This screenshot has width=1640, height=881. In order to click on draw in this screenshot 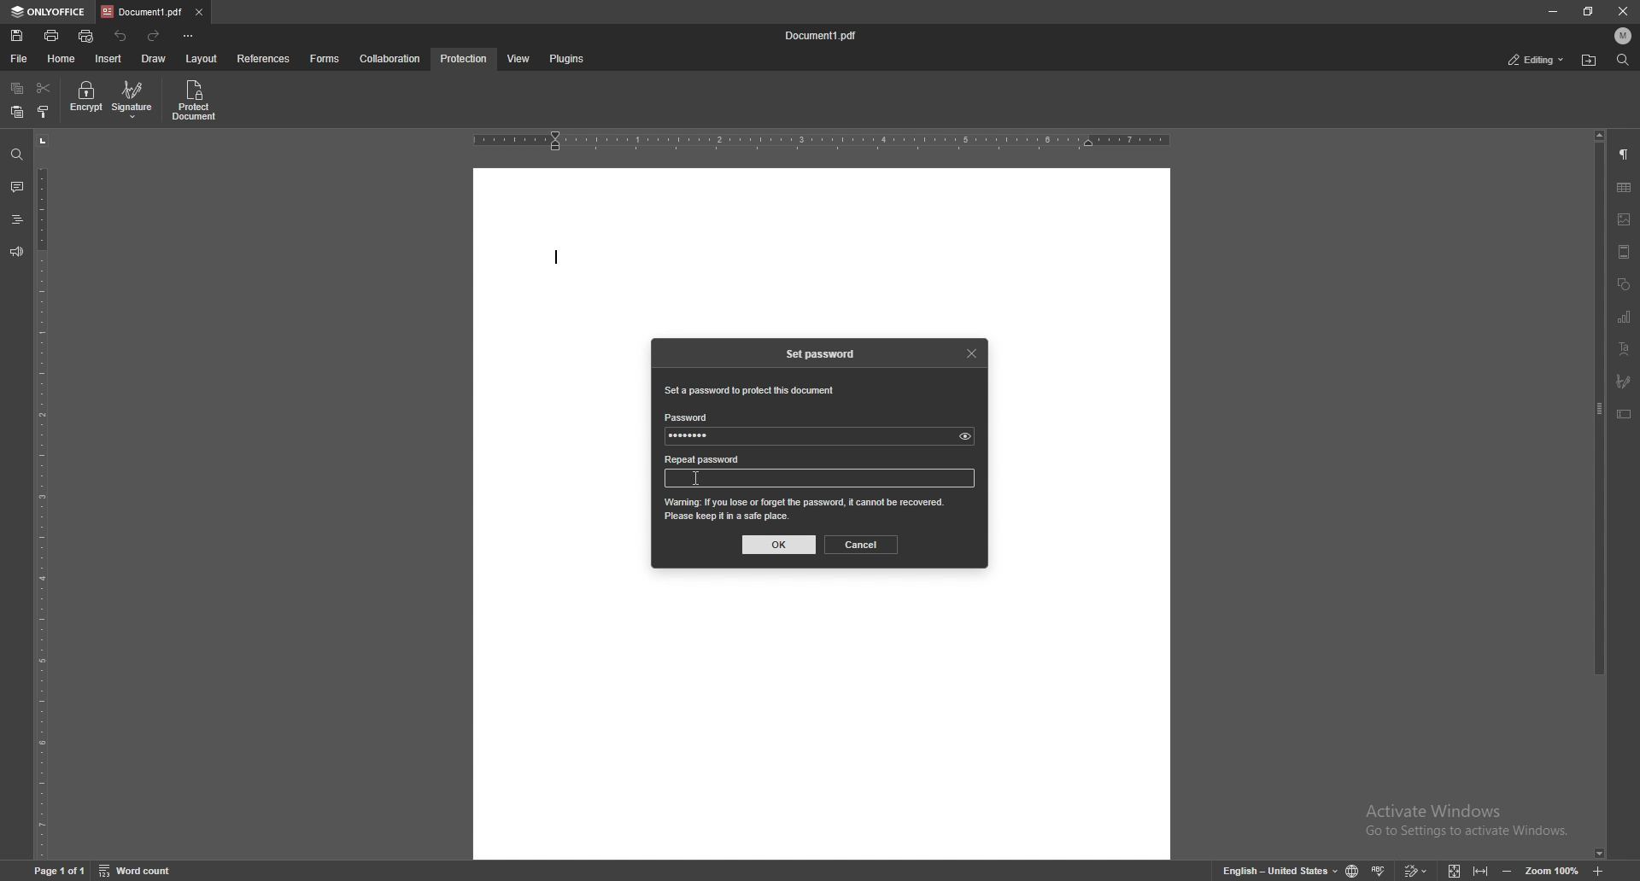, I will do `click(154, 58)`.